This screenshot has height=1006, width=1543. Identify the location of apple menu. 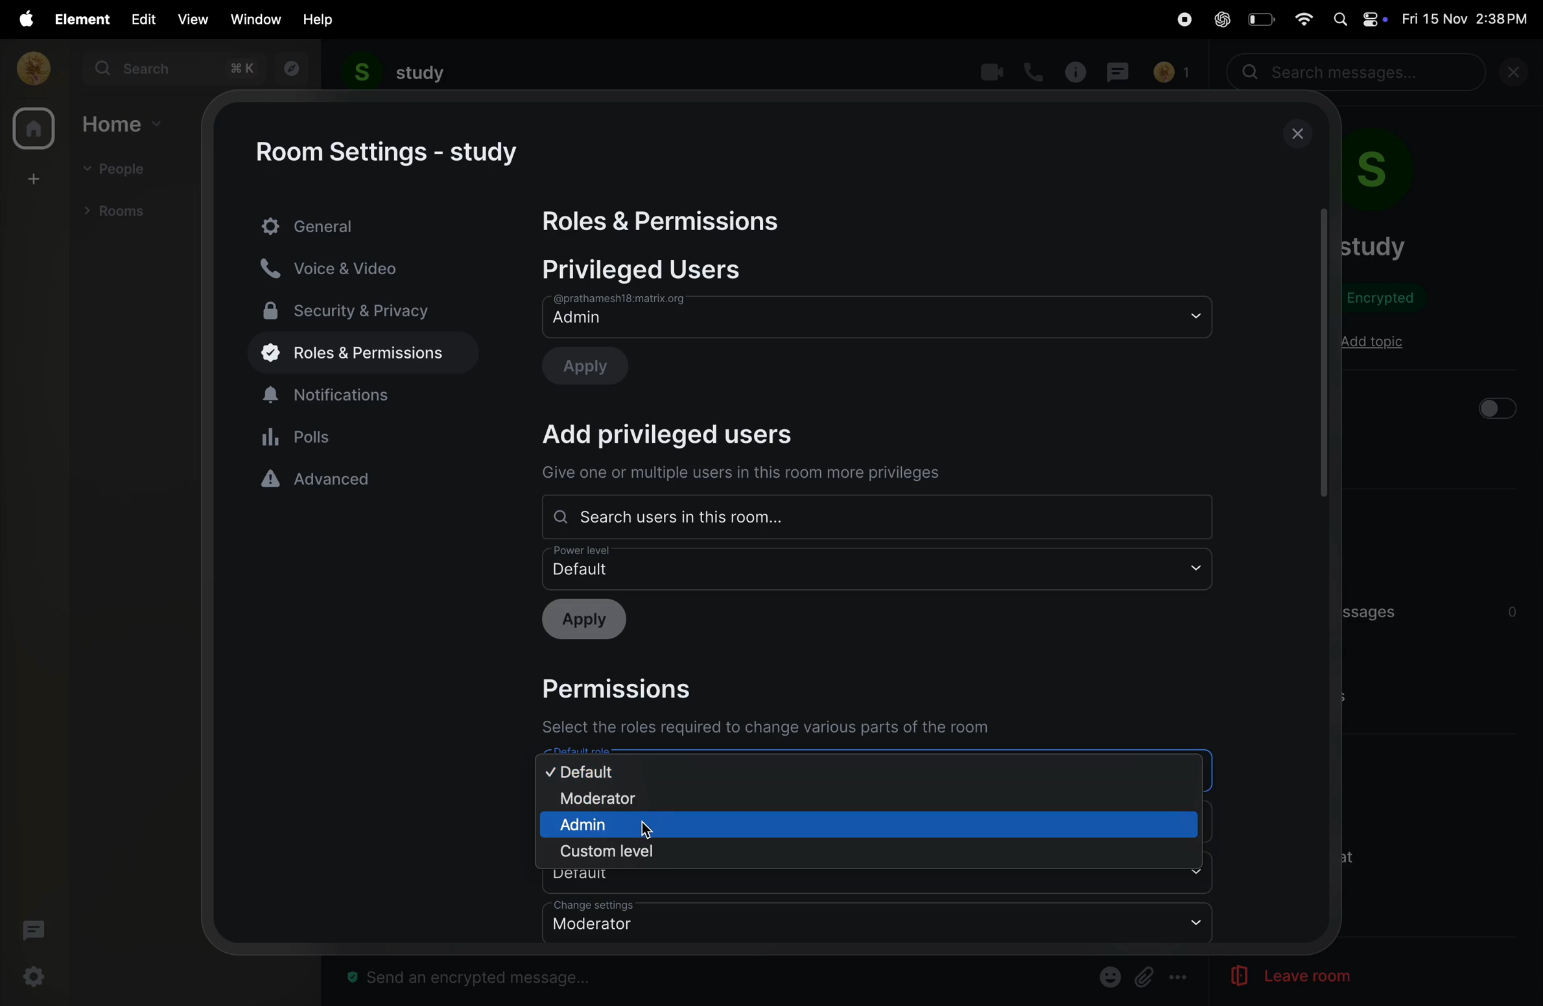
(21, 19).